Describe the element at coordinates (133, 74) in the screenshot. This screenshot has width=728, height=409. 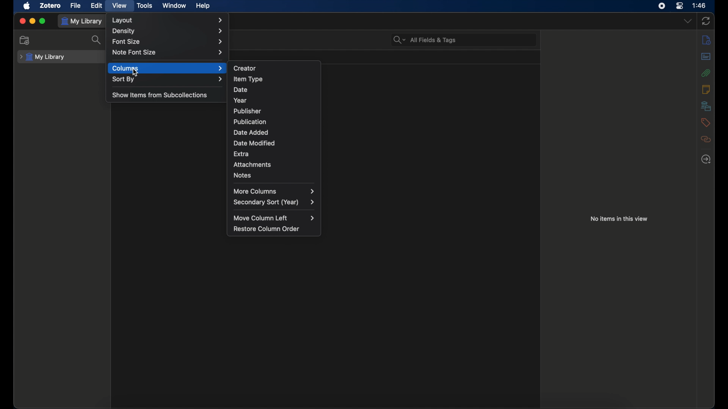
I see `Cursor` at that location.